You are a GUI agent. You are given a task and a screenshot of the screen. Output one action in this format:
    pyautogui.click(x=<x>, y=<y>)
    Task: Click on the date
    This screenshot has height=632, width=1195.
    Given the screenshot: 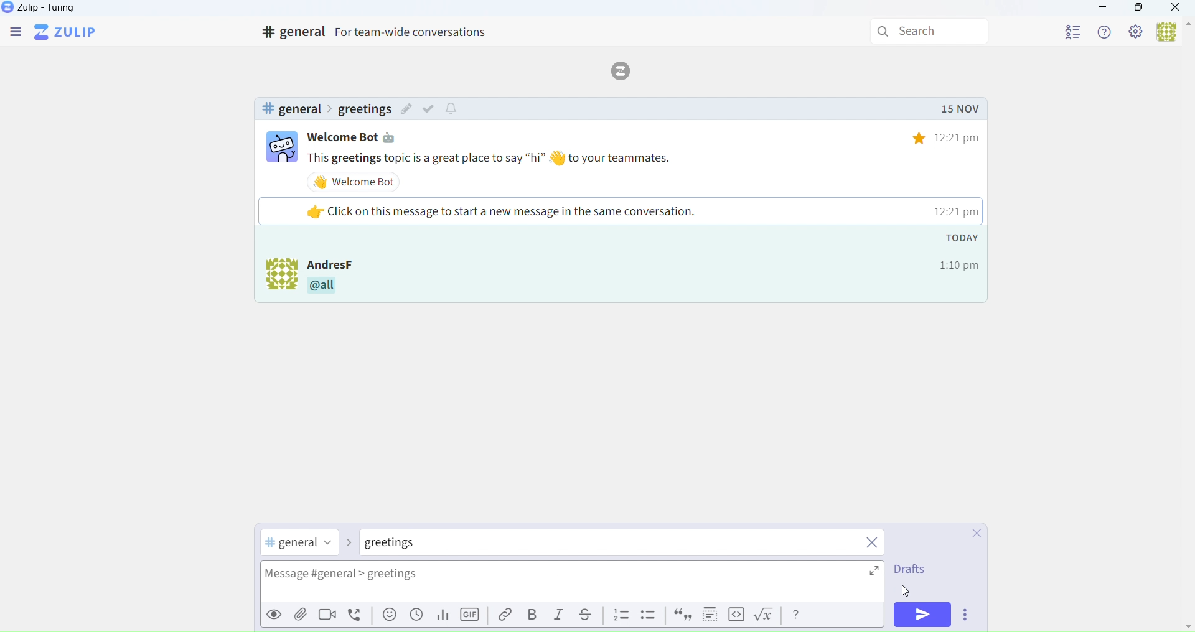 What is the action you would take?
    pyautogui.click(x=959, y=109)
    